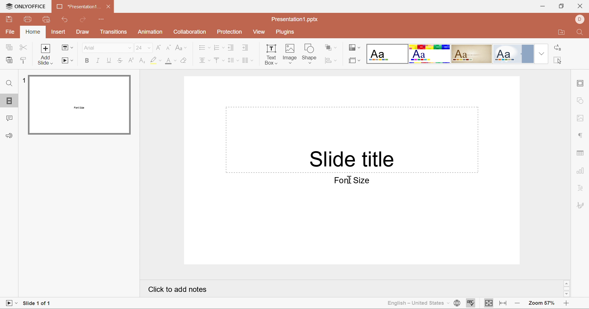 The image size is (589, 309). Describe the element at coordinates (218, 47) in the screenshot. I see `Numbering` at that location.